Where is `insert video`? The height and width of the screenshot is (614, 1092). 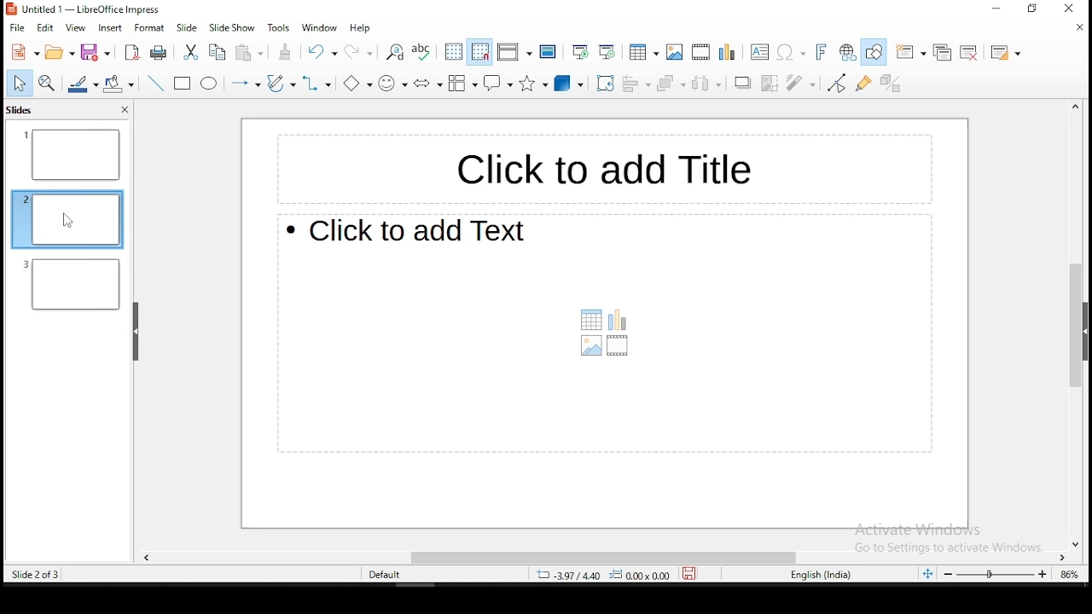
insert video is located at coordinates (700, 50).